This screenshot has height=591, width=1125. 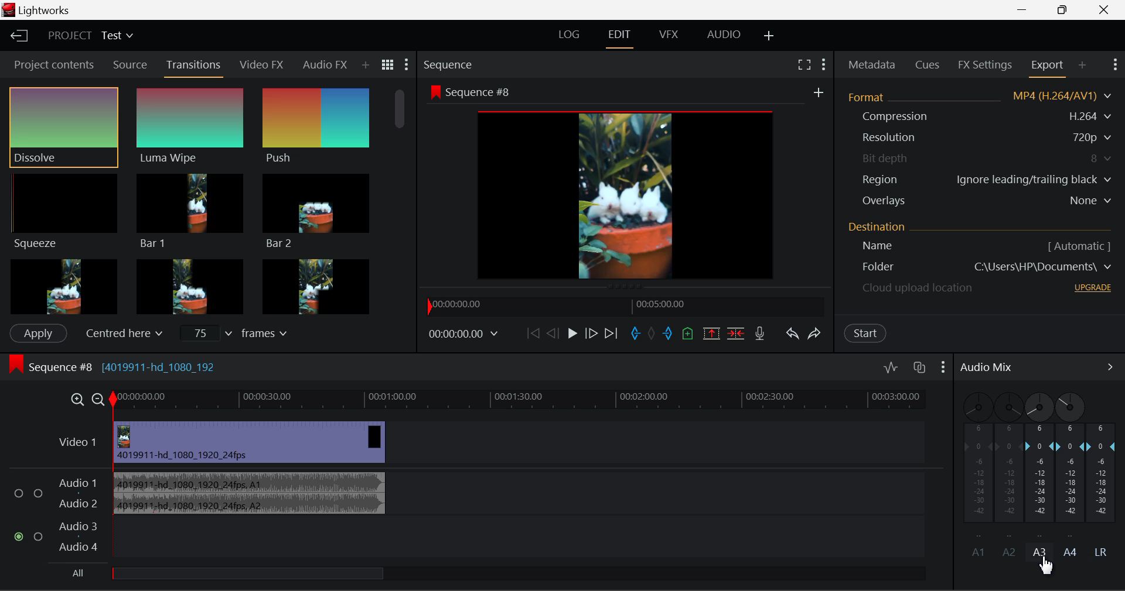 I want to click on Remove all marks, so click(x=651, y=334).